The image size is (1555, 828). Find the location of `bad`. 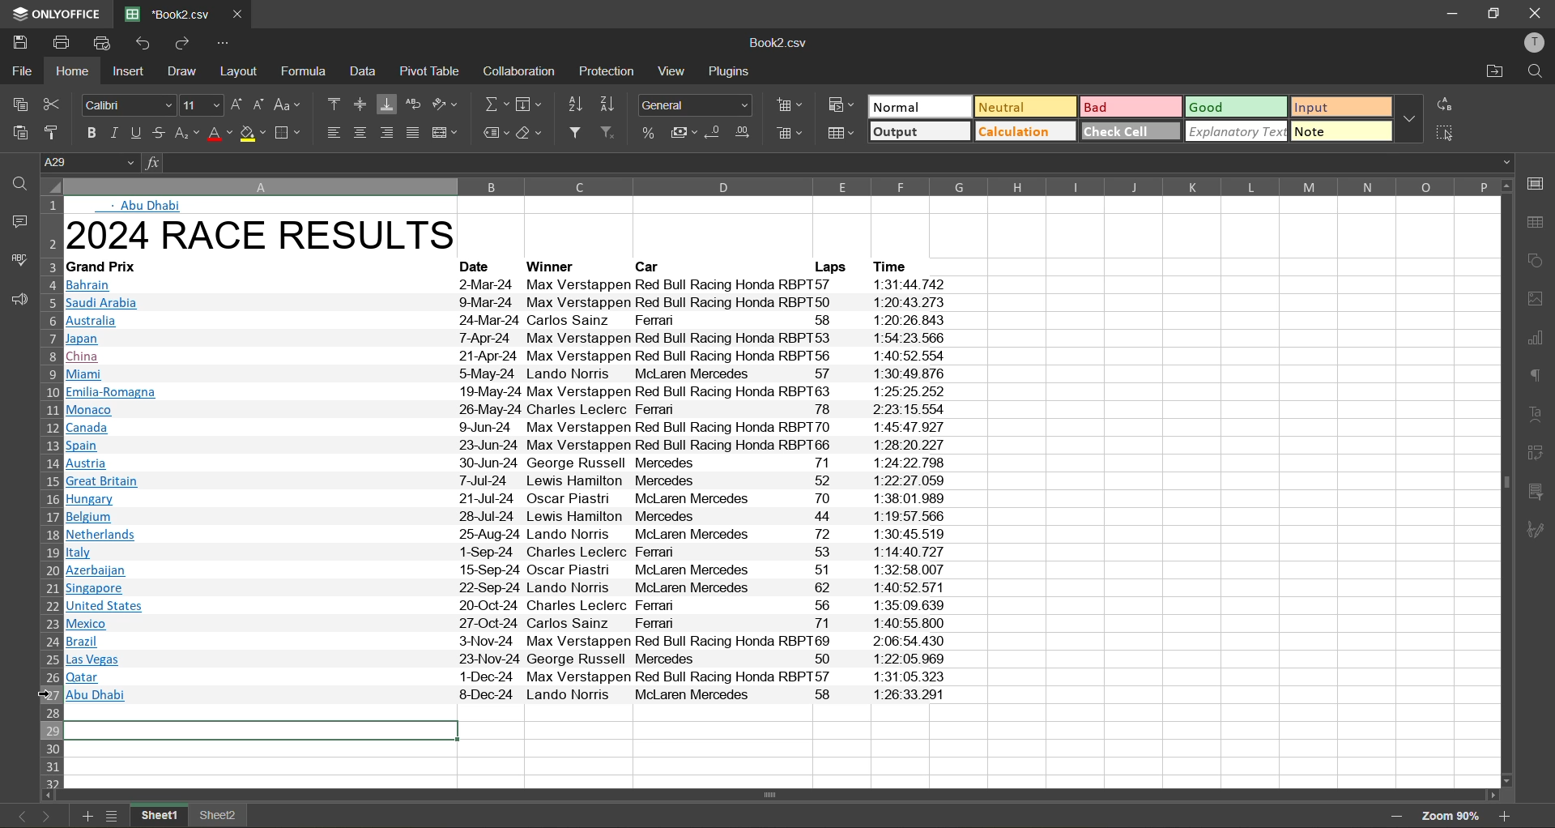

bad is located at coordinates (1134, 106).